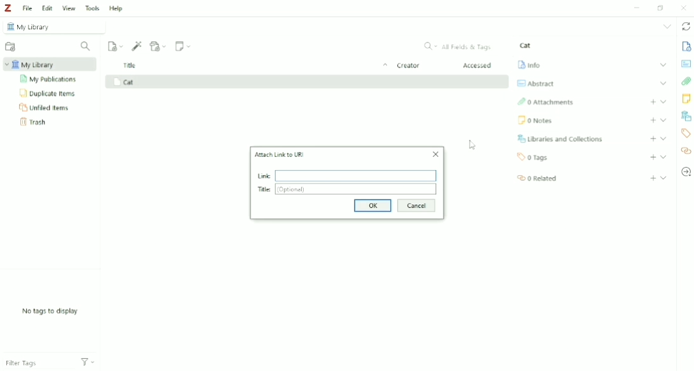  What do you see at coordinates (137, 46) in the screenshot?
I see `Add Item (s) by Identifier` at bounding box center [137, 46].